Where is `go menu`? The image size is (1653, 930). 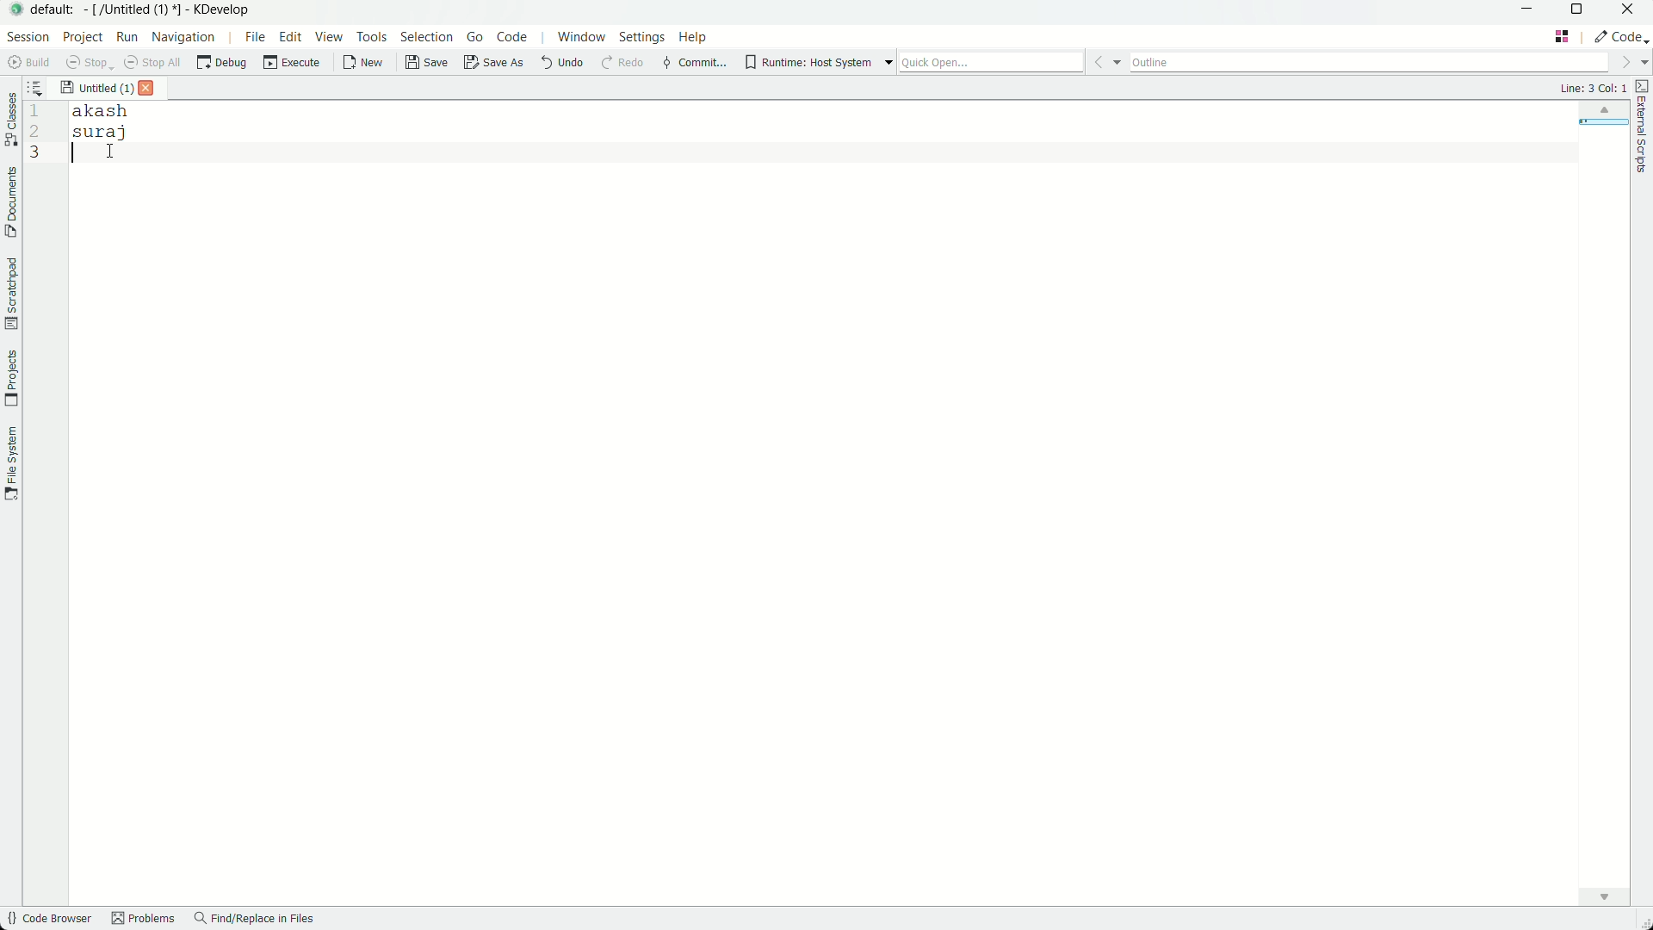
go menu is located at coordinates (474, 38).